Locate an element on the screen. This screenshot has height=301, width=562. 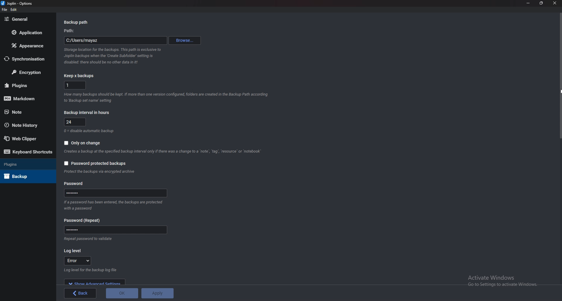
Application is located at coordinates (30, 32).